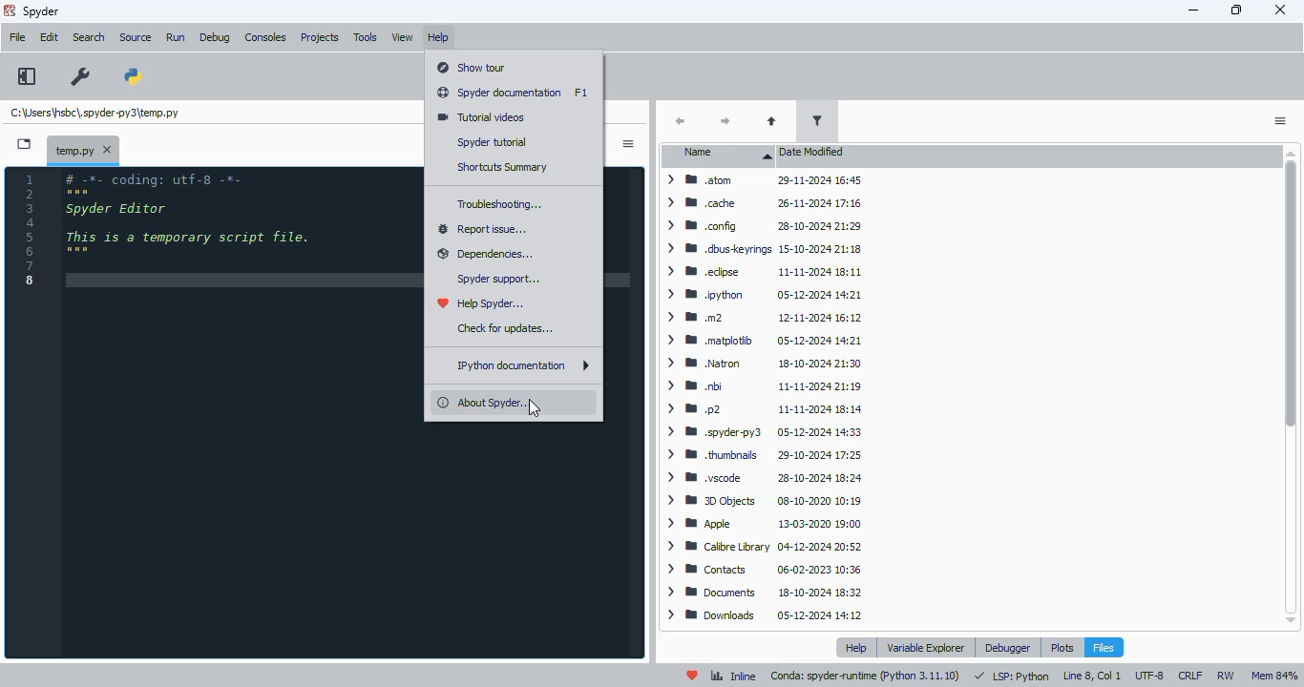  I want to click on > mm bi 11-11-2024 21:19, so click(761, 385).